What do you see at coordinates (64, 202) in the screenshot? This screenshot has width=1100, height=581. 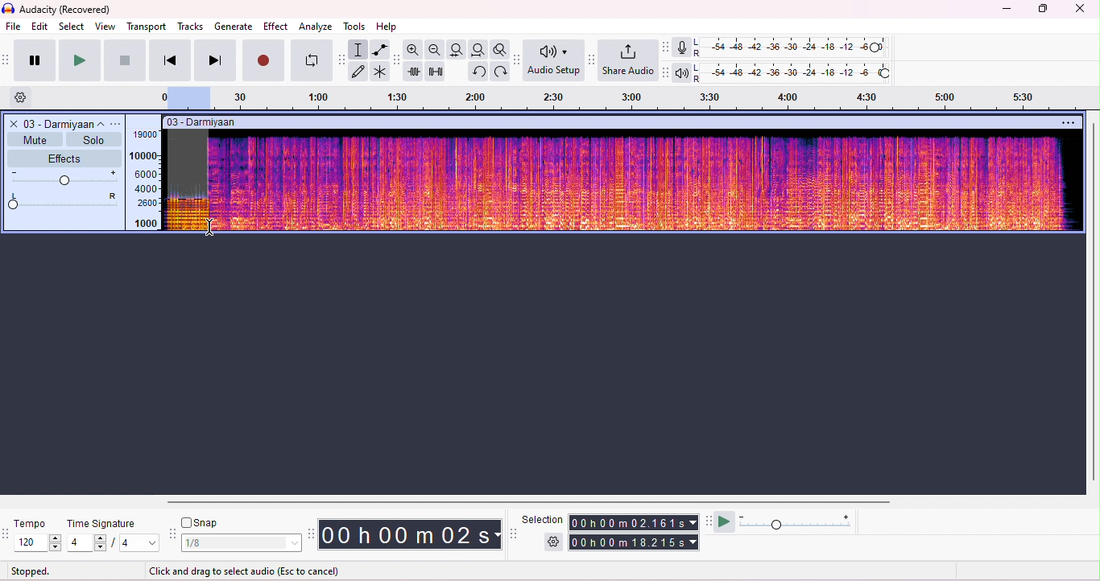 I see `pan` at bounding box center [64, 202].